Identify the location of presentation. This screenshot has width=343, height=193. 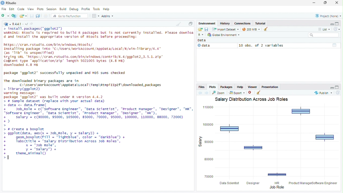
(271, 87).